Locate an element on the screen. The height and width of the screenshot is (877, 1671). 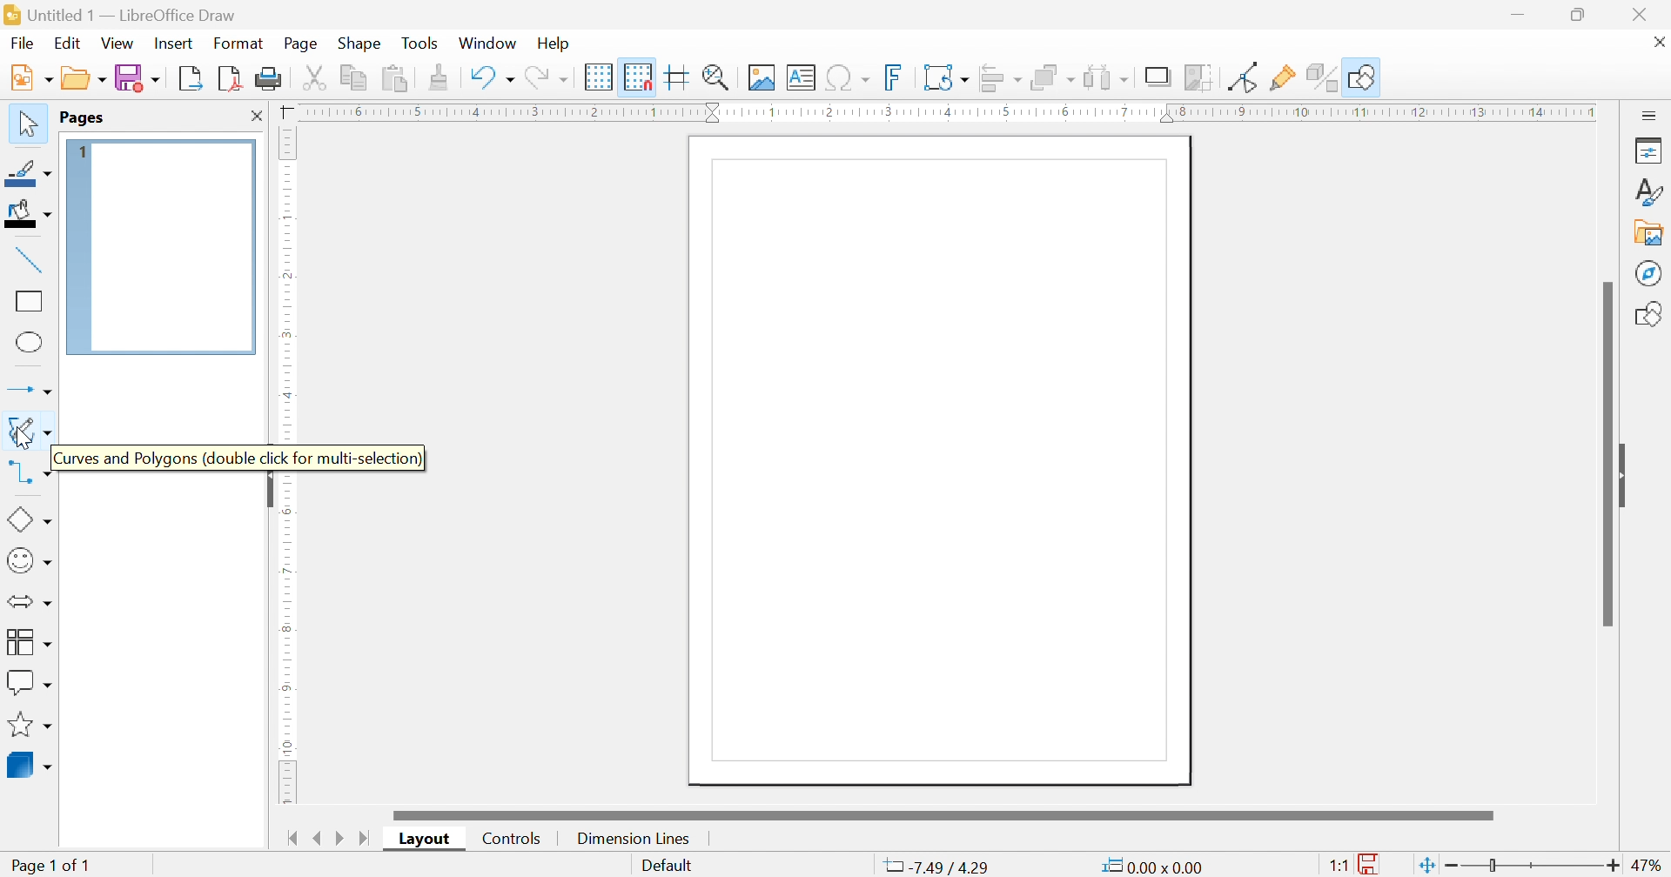
slide master name. Right-click for list or click for dialog. is located at coordinates (667, 867).